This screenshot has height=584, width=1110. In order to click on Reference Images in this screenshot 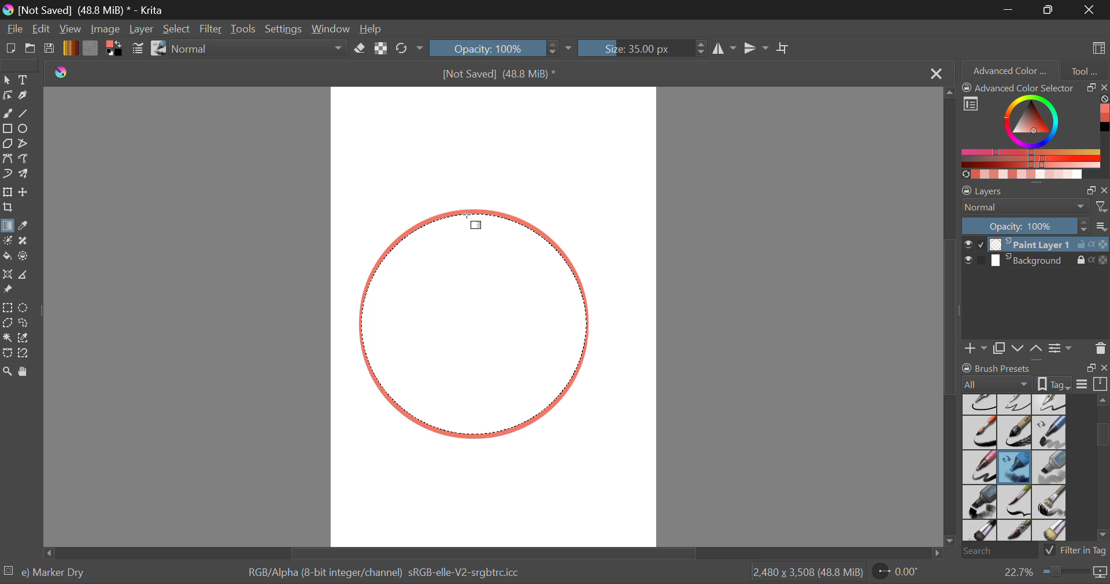, I will do `click(10, 290)`.